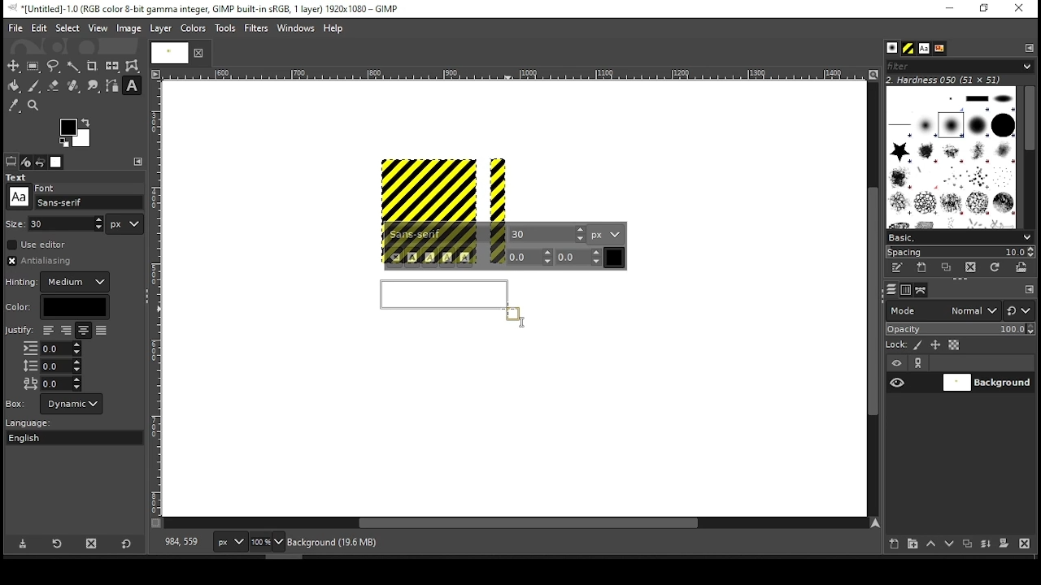 This screenshot has height=585, width=1041. Describe the element at coordinates (89, 202) in the screenshot. I see `font` at that location.